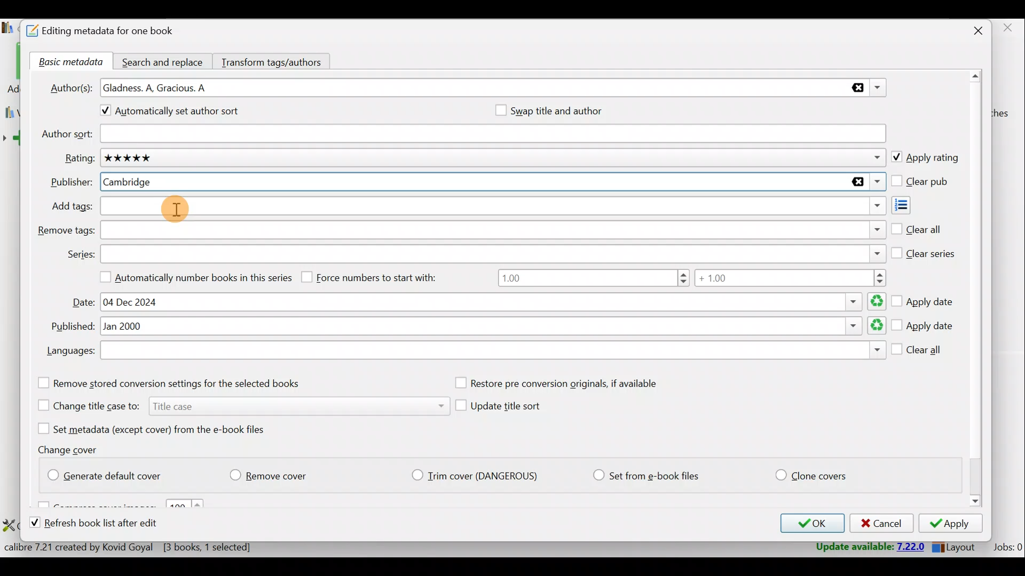  I want to click on Published, so click(494, 327).